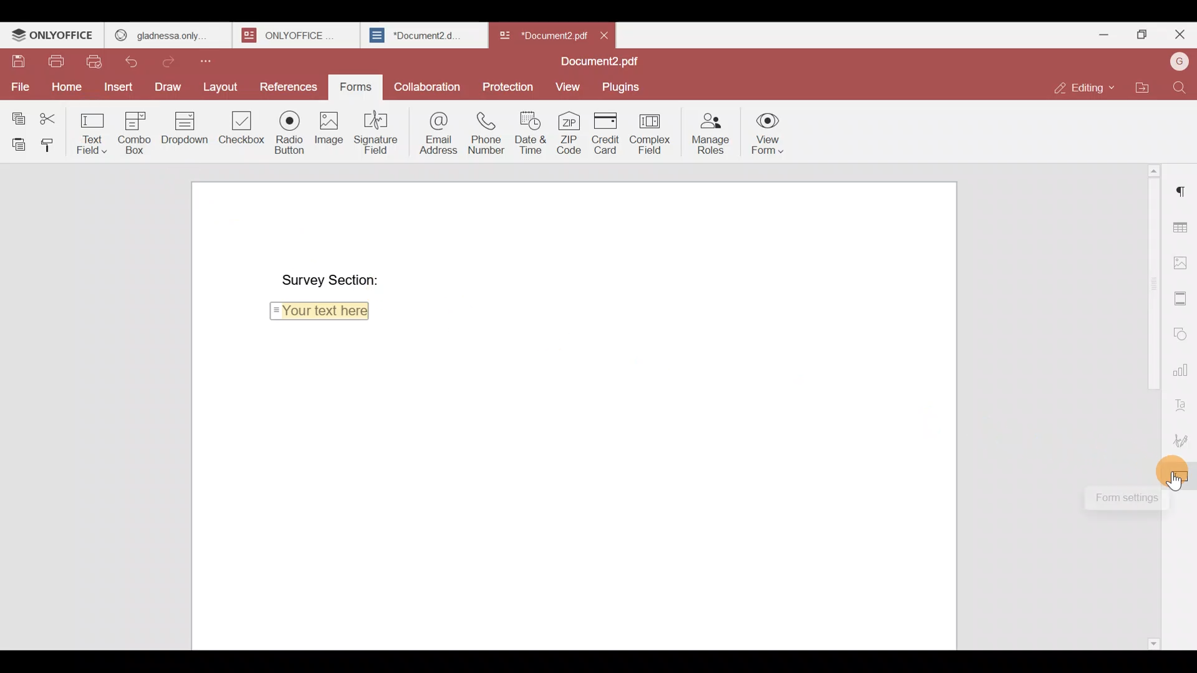 Image resolution: width=1197 pixels, height=673 pixels. I want to click on Collaboration, so click(430, 89).